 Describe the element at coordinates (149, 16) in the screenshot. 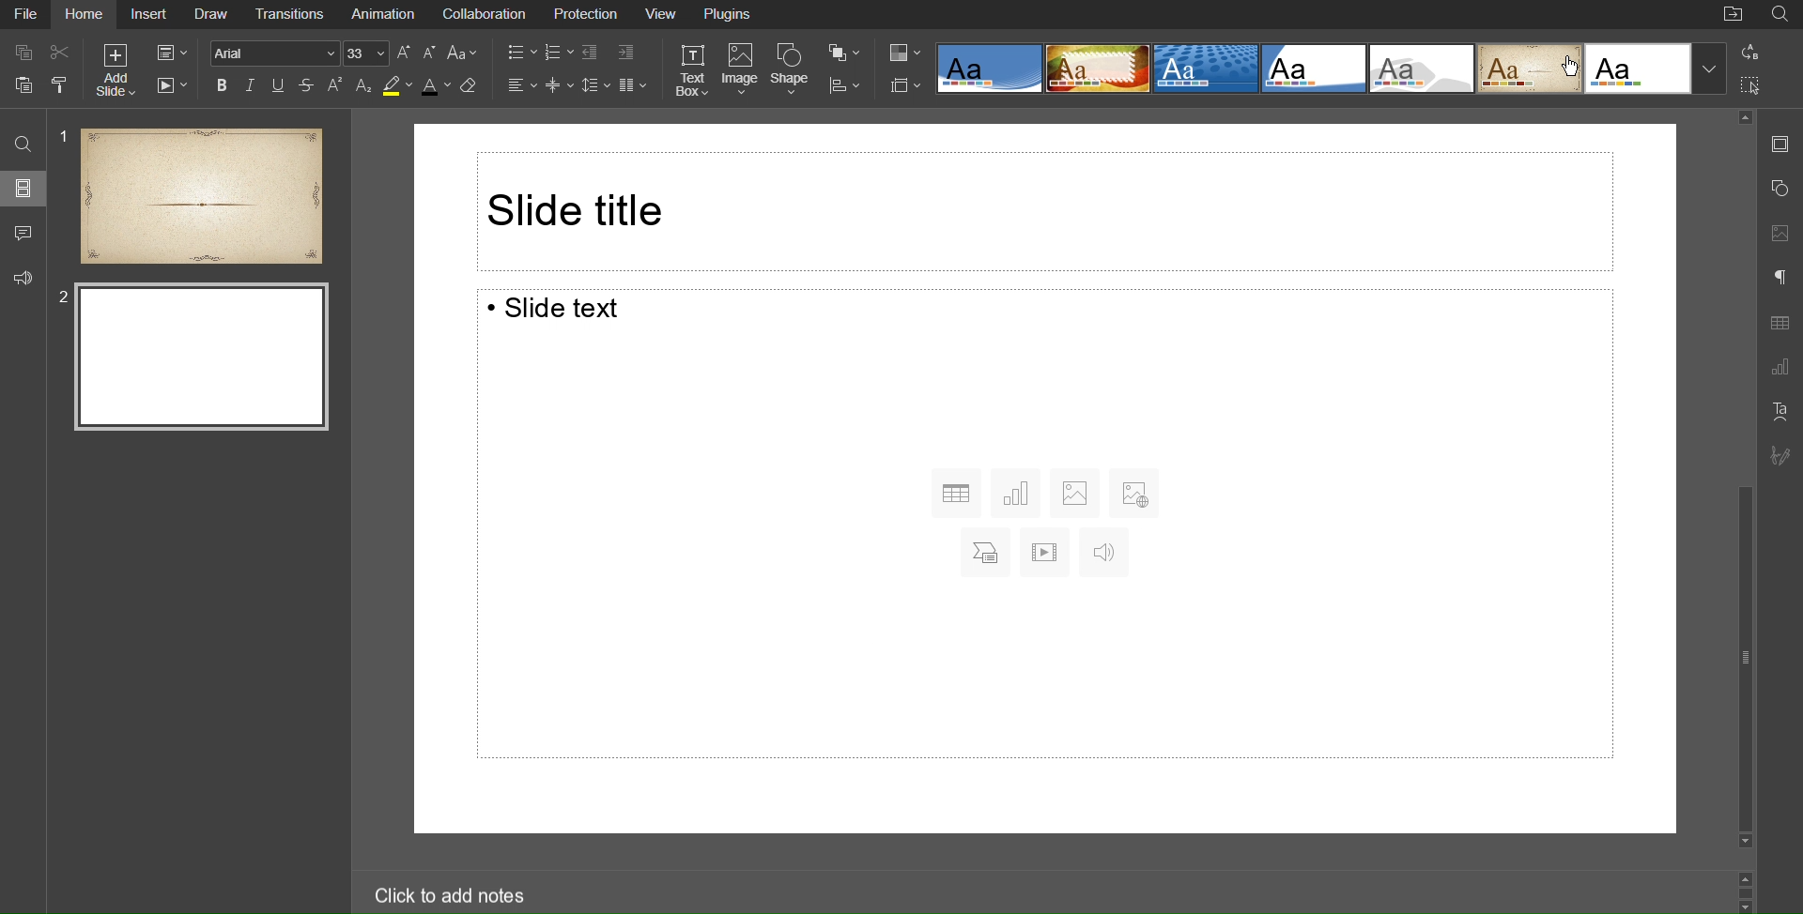

I see `Insert` at that location.